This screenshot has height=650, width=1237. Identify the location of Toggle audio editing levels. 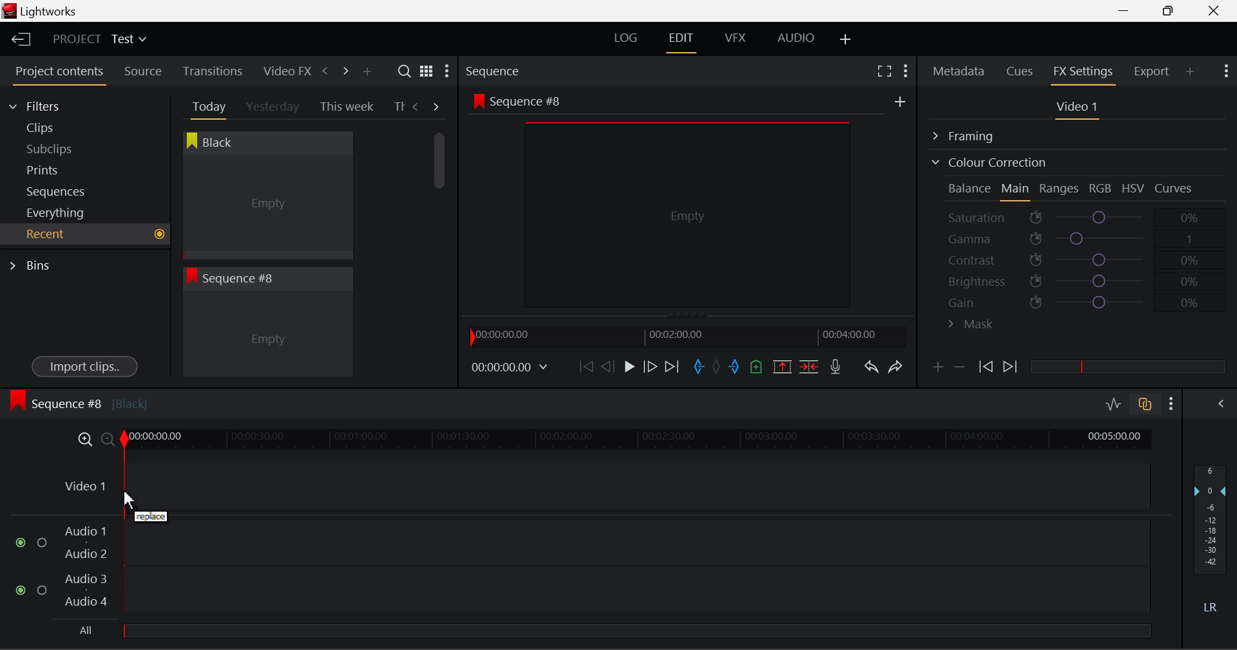
(1115, 402).